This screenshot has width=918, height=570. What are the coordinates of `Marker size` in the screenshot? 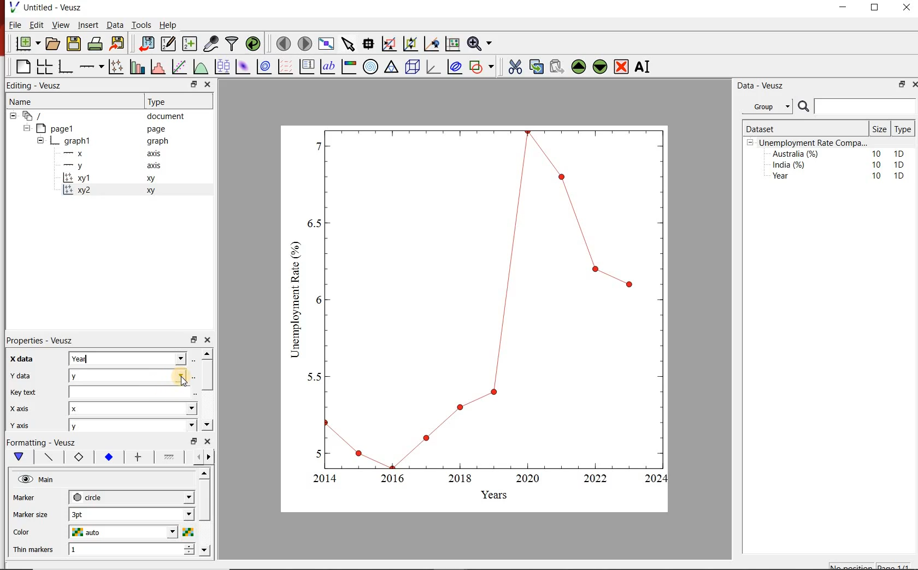 It's located at (32, 513).